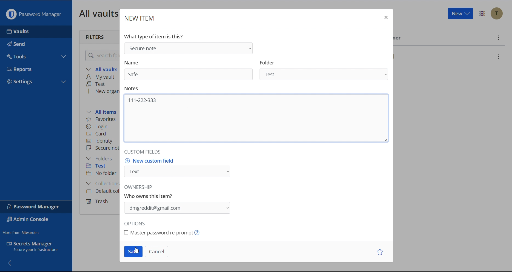 The width and height of the screenshot is (512, 272). Describe the element at coordinates (34, 206) in the screenshot. I see `Password Manager` at that location.